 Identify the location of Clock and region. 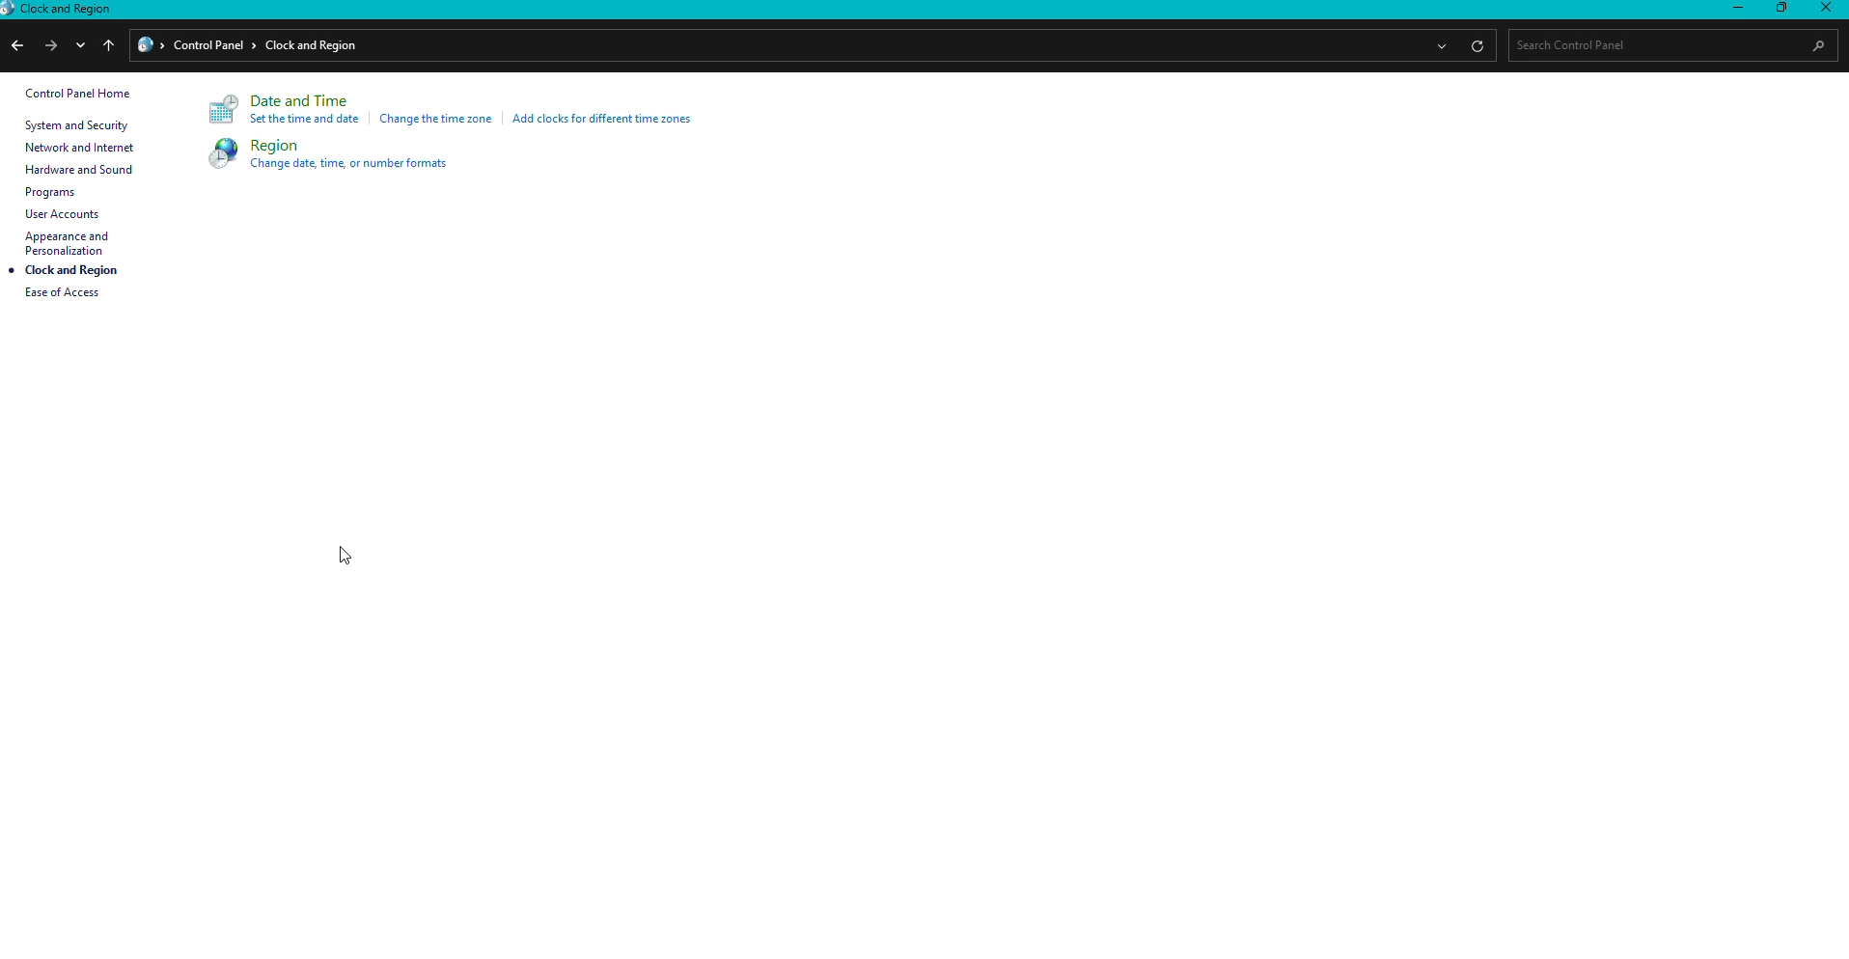
(73, 272).